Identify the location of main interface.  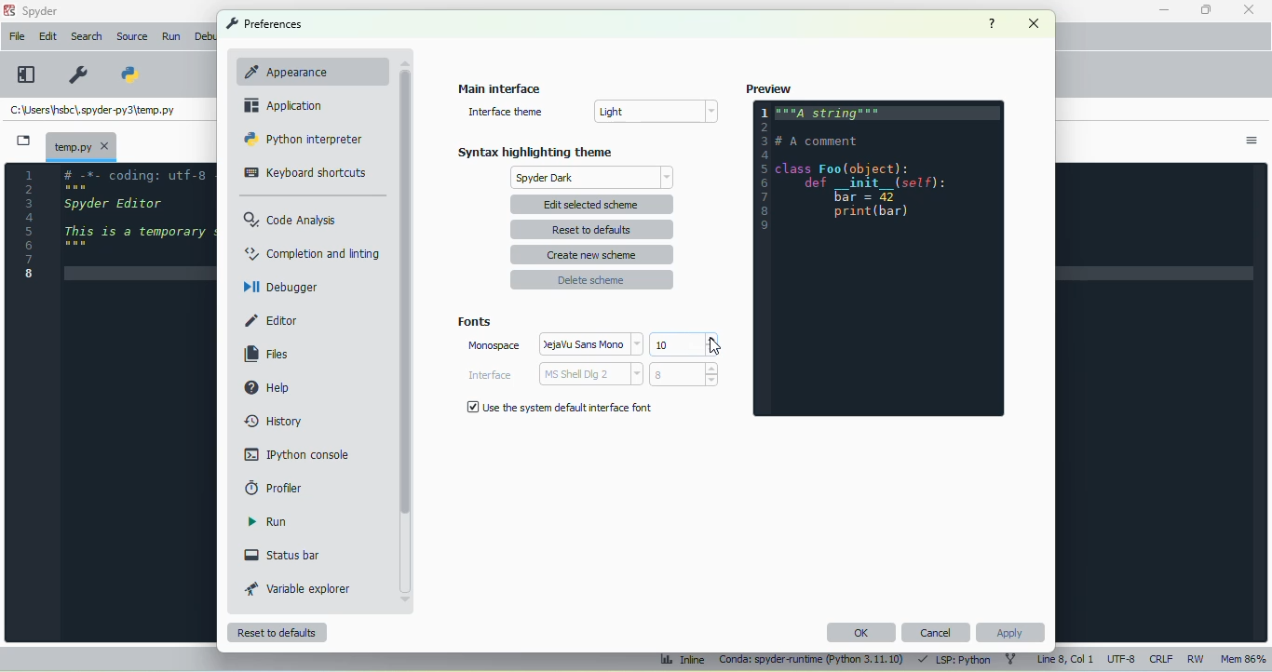
(500, 87).